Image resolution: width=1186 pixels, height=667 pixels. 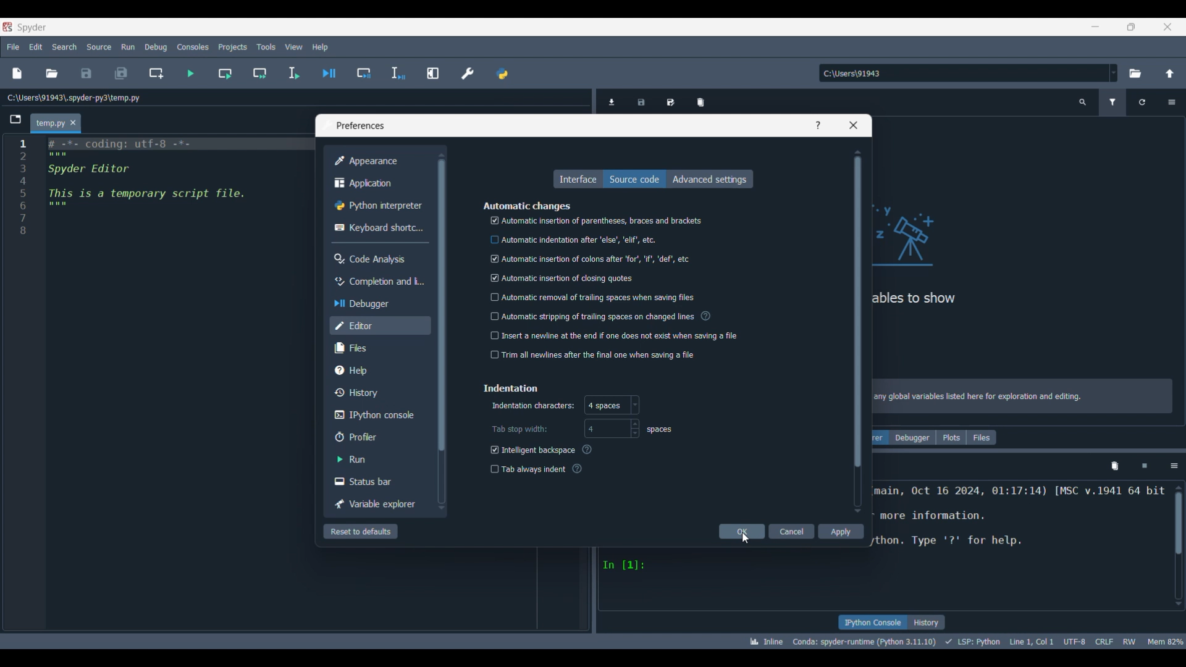 I want to click on Software logo, so click(x=7, y=27).